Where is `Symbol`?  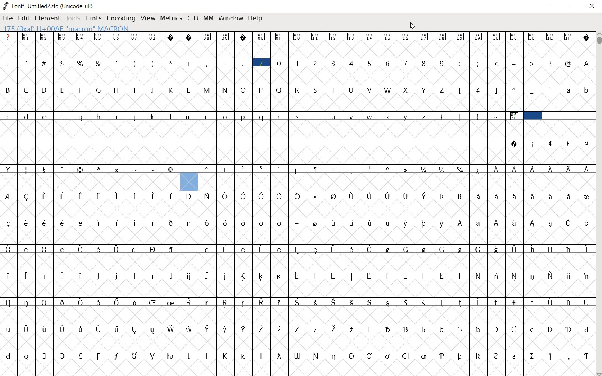
Symbol is located at coordinates (207, 276).